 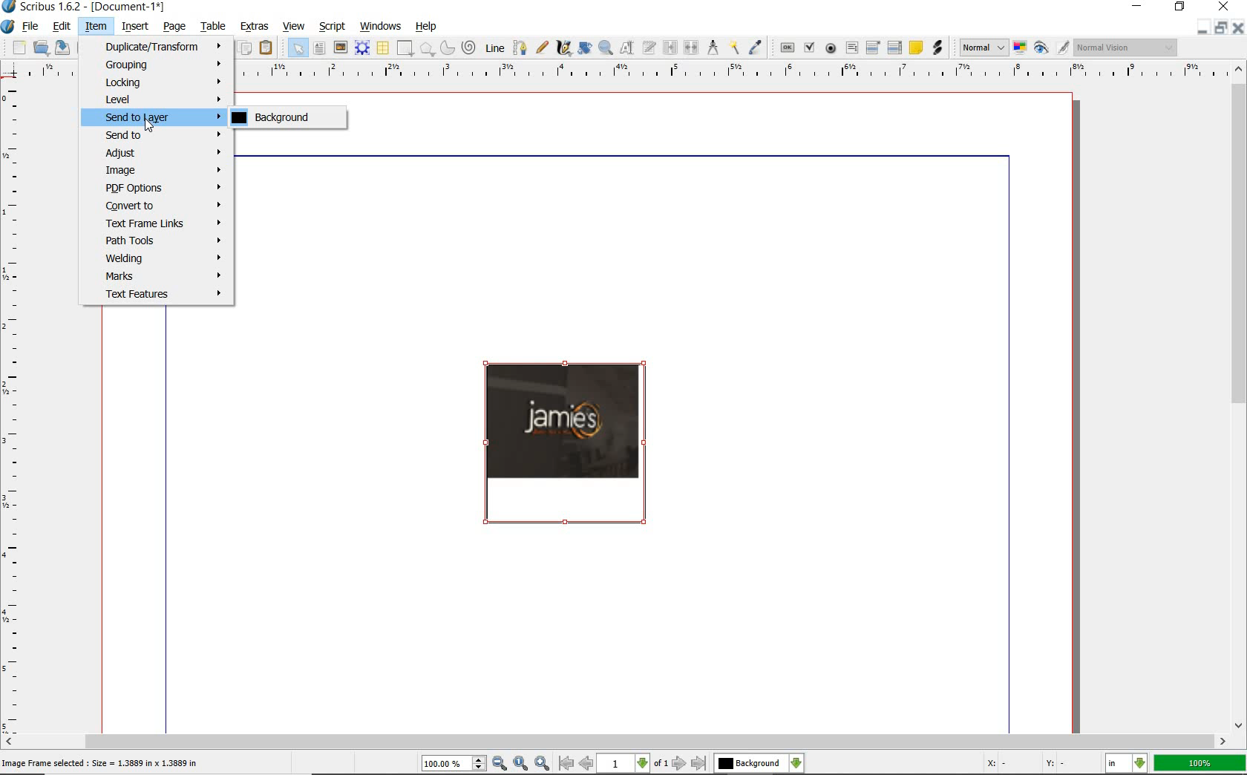 What do you see at coordinates (101, 762) in the screenshot?
I see `Image Frame selected: Size = 1.3889 in x 1.3889 in` at bounding box center [101, 762].